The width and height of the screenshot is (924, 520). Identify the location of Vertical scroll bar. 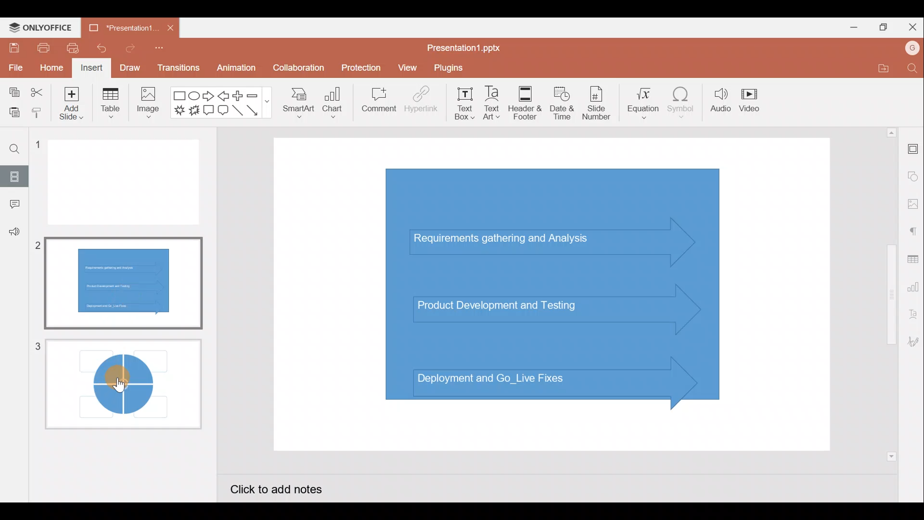
(889, 293).